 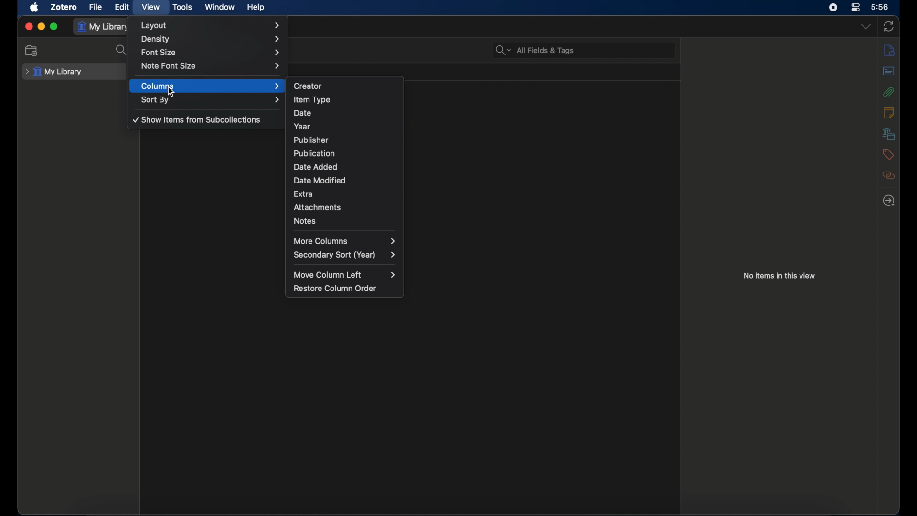 What do you see at coordinates (346, 84) in the screenshot?
I see `creator` at bounding box center [346, 84].